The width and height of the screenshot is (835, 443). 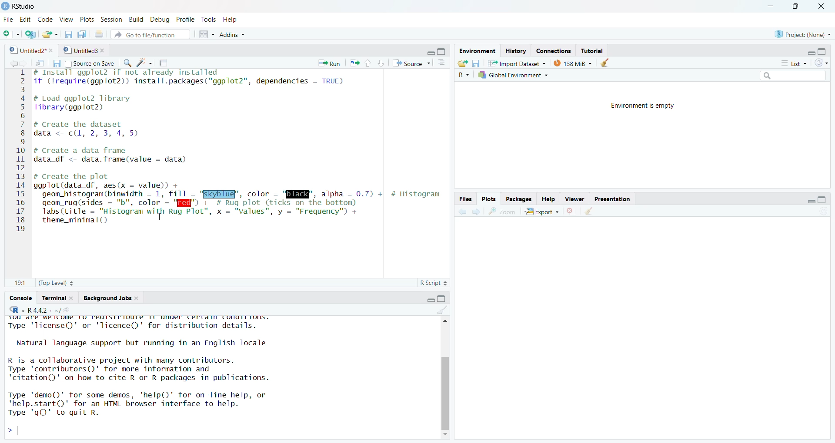 I want to click on Environment is empty, so click(x=645, y=136).